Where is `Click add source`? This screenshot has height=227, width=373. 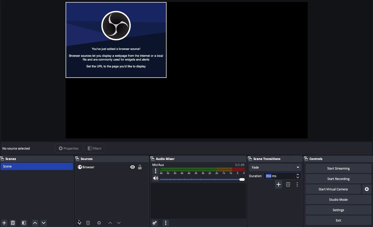
Click add source is located at coordinates (80, 223).